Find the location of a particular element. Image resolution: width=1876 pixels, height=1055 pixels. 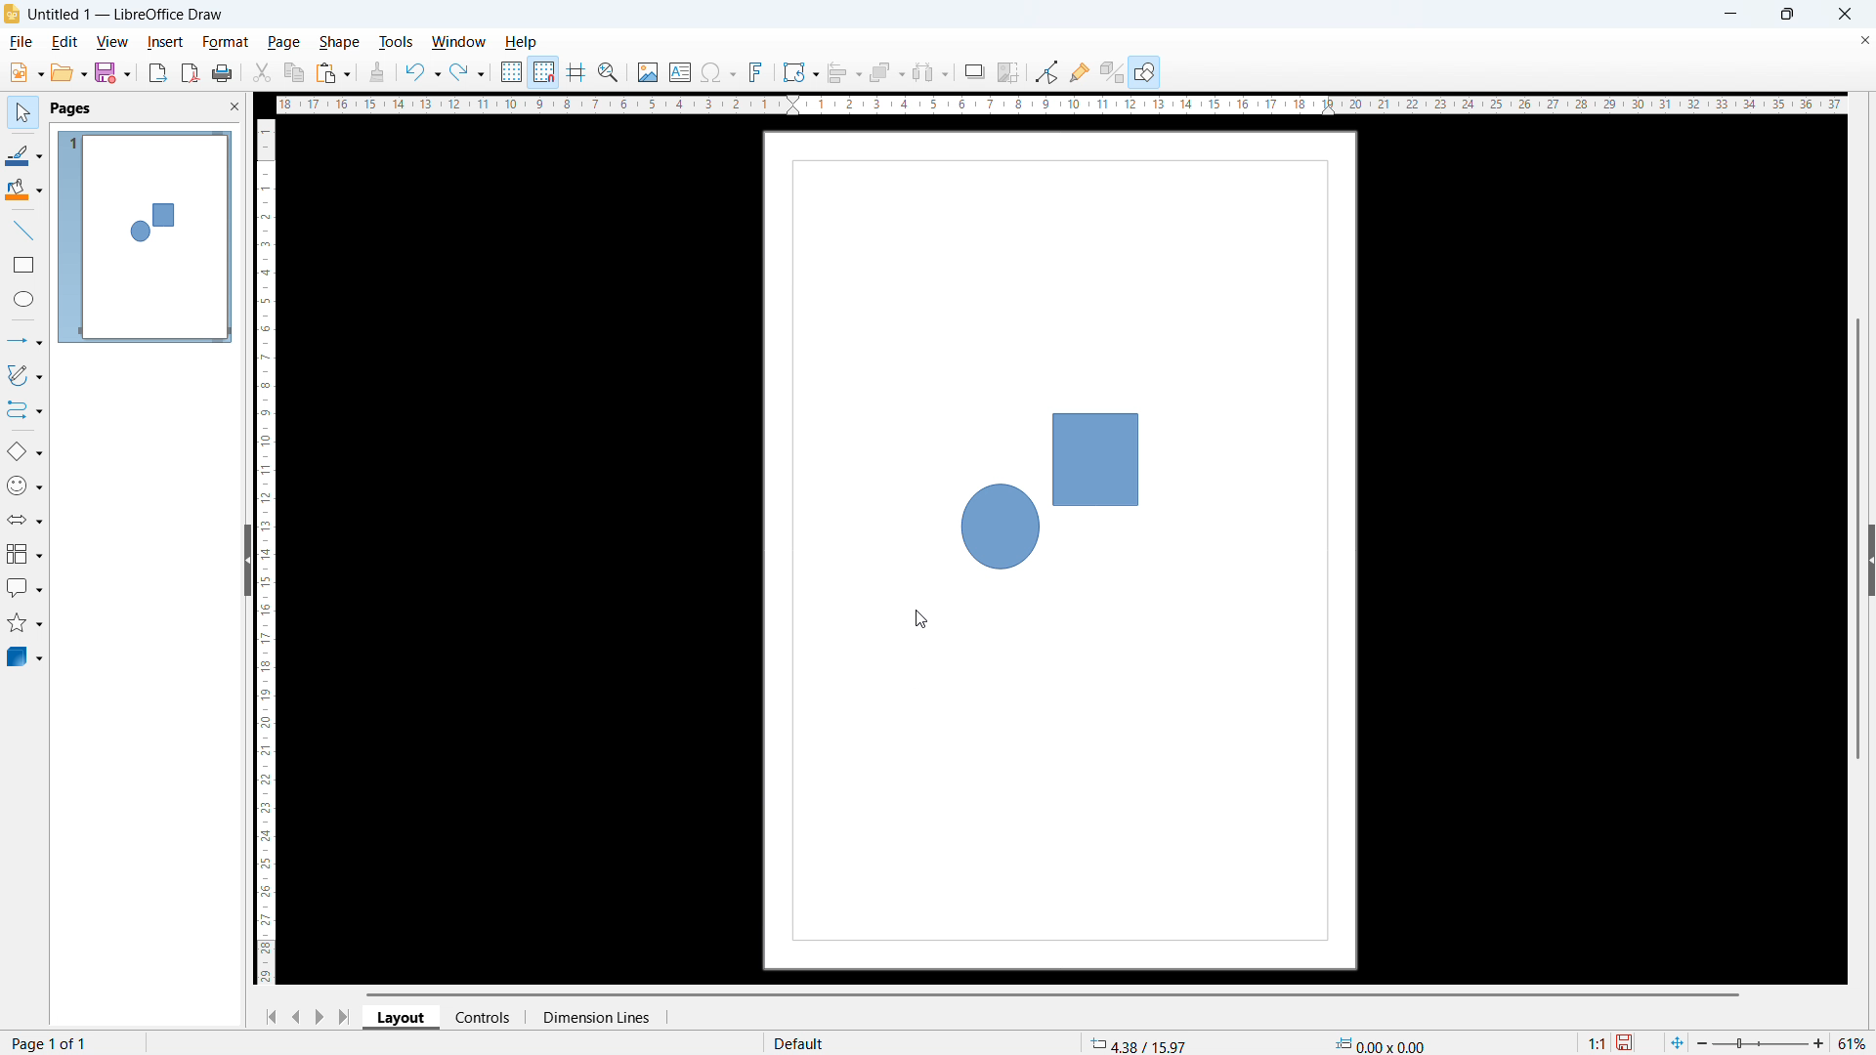

connectors is located at coordinates (25, 411).